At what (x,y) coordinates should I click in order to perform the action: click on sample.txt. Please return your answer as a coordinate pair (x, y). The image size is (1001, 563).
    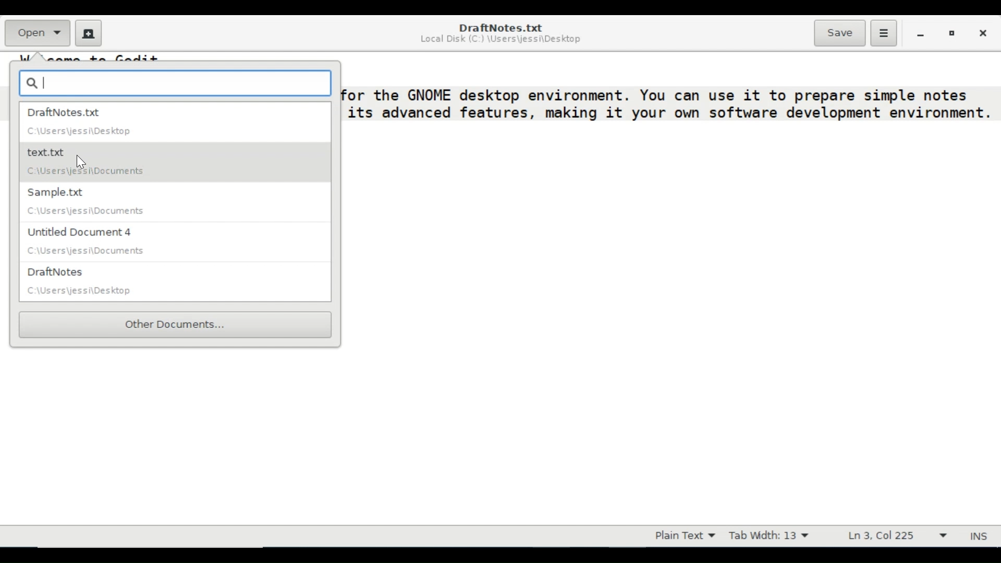
    Looking at the image, I should click on (168, 203).